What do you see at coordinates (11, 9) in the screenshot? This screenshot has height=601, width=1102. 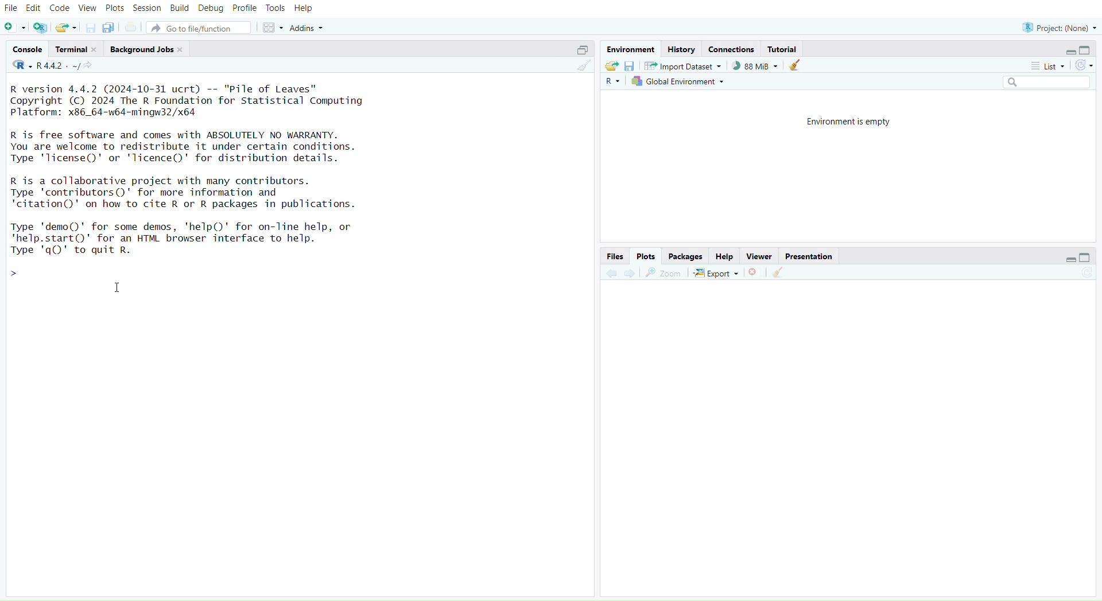 I see `file` at bounding box center [11, 9].